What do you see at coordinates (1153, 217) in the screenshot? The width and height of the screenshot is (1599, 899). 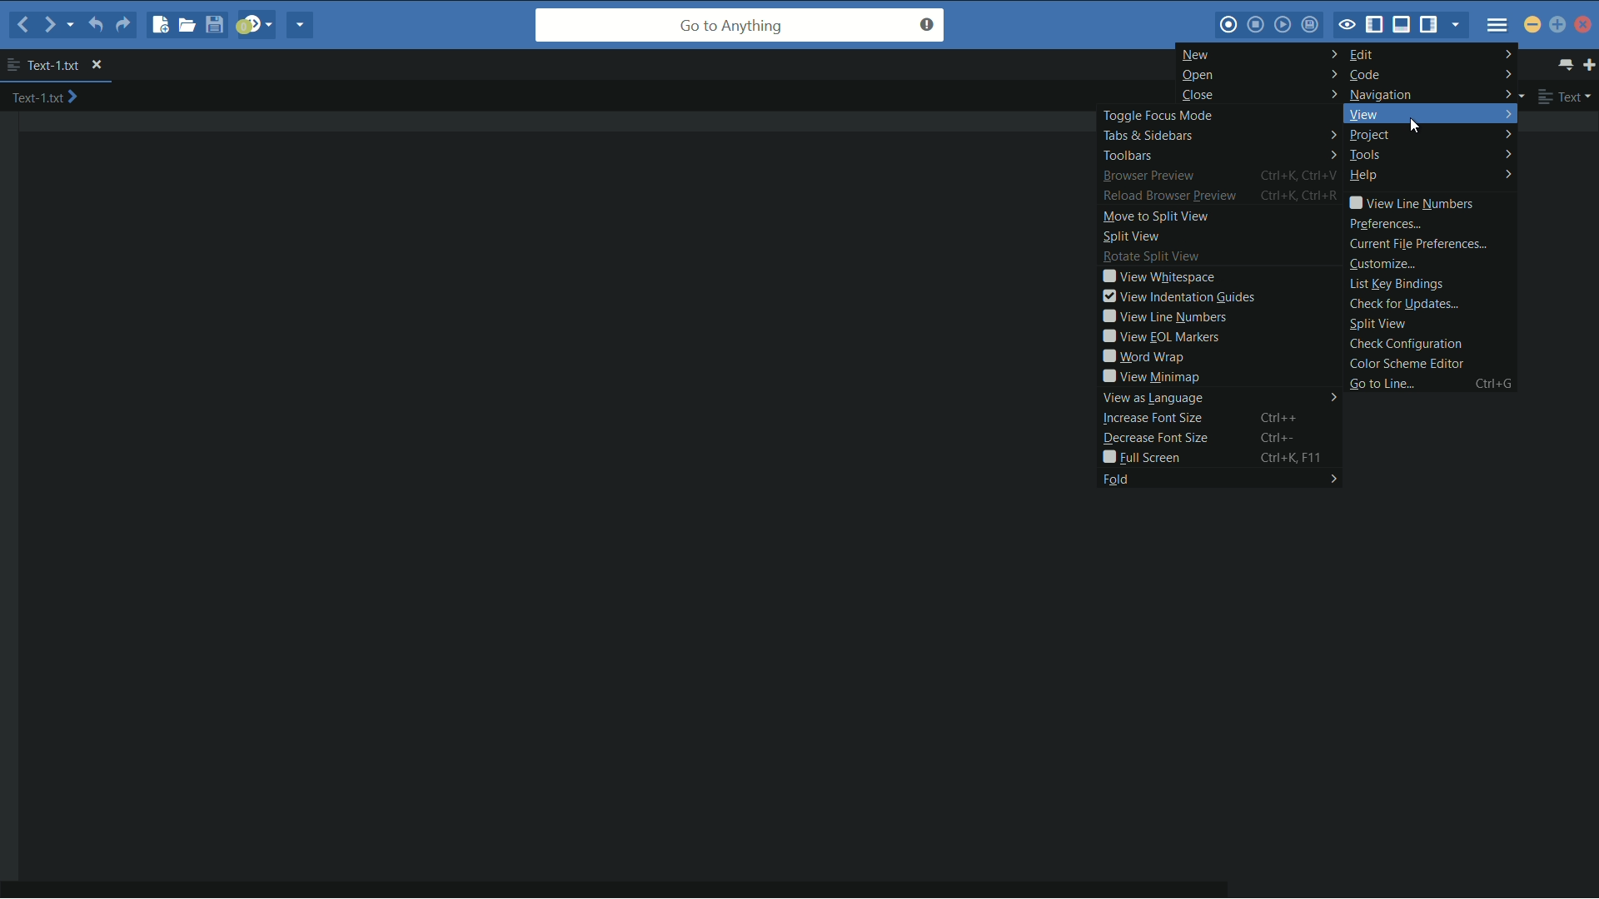 I see `move to split view` at bounding box center [1153, 217].